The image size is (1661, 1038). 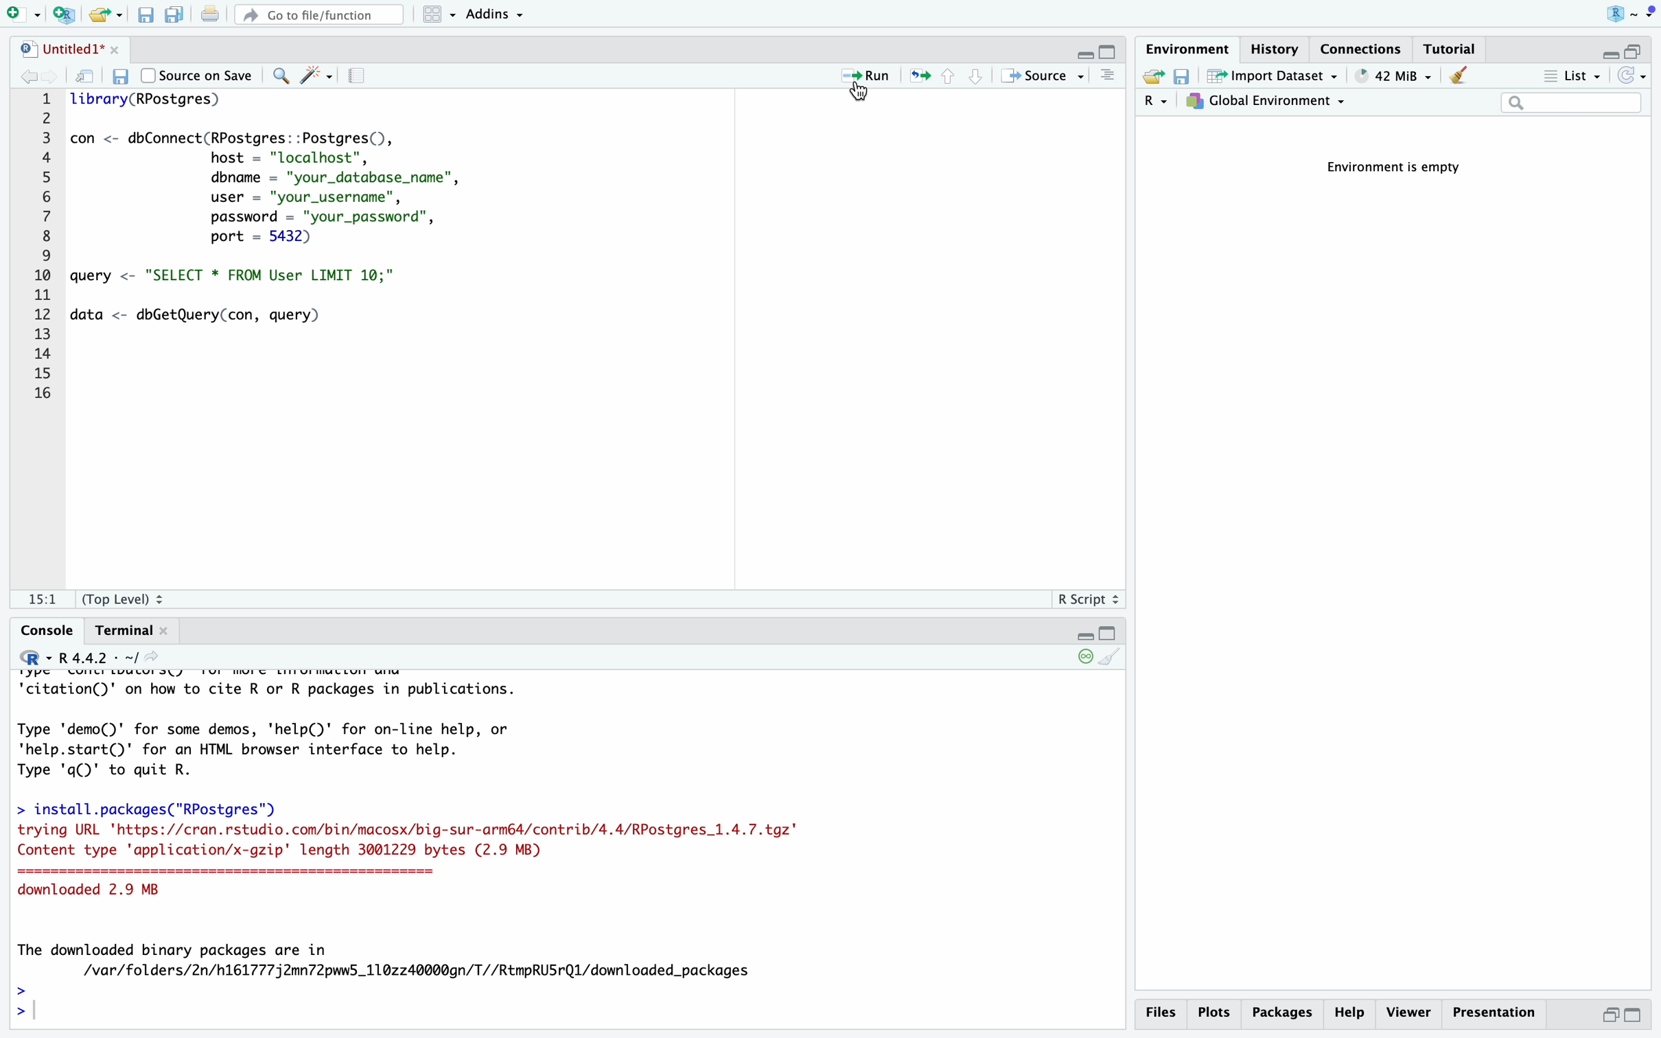 I want to click on open an existing file, so click(x=106, y=14).